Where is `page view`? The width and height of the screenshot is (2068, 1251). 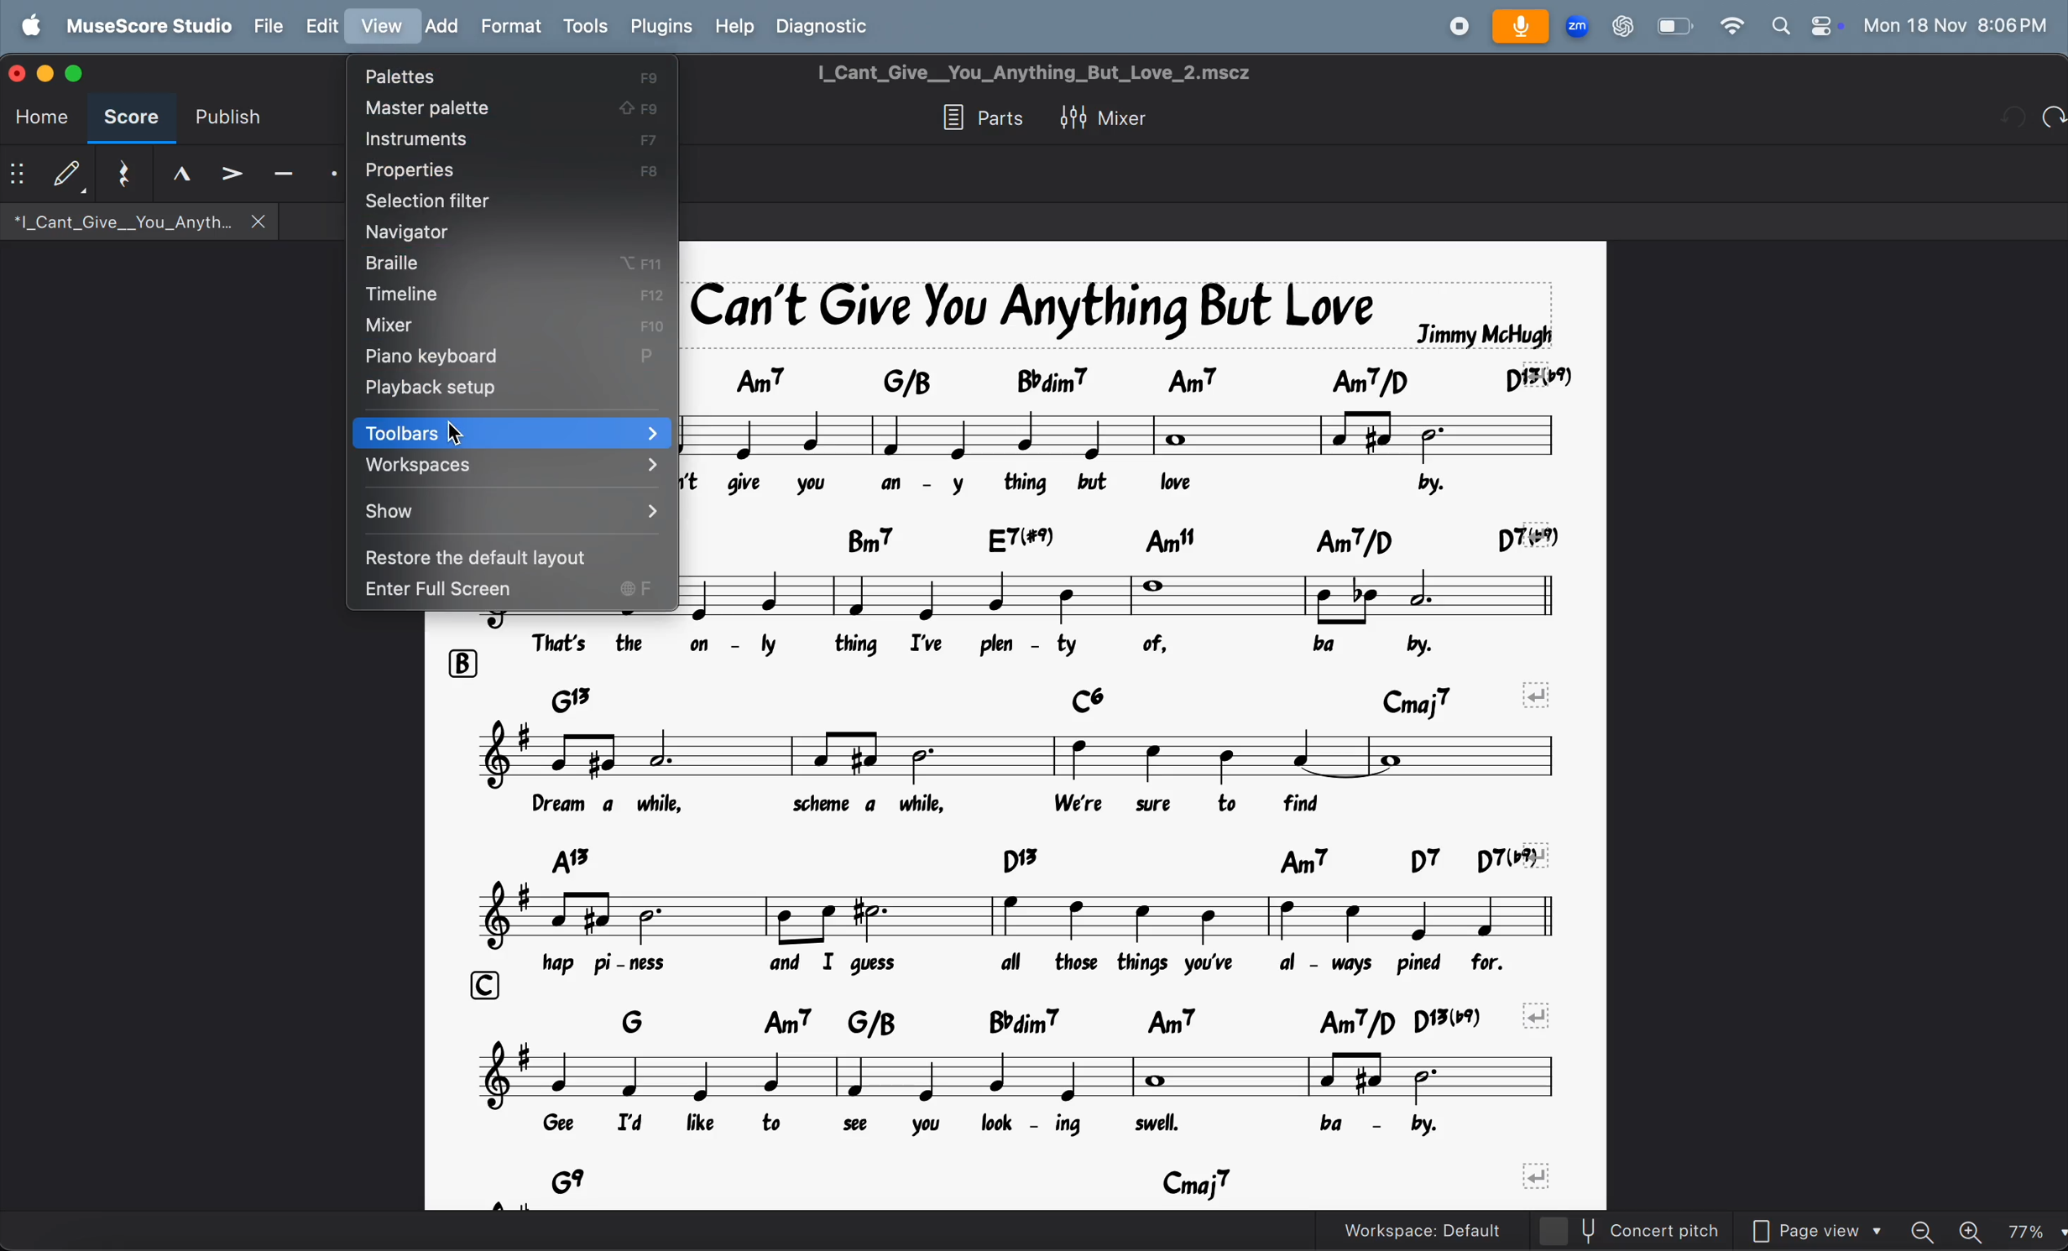 page view is located at coordinates (1811, 1232).